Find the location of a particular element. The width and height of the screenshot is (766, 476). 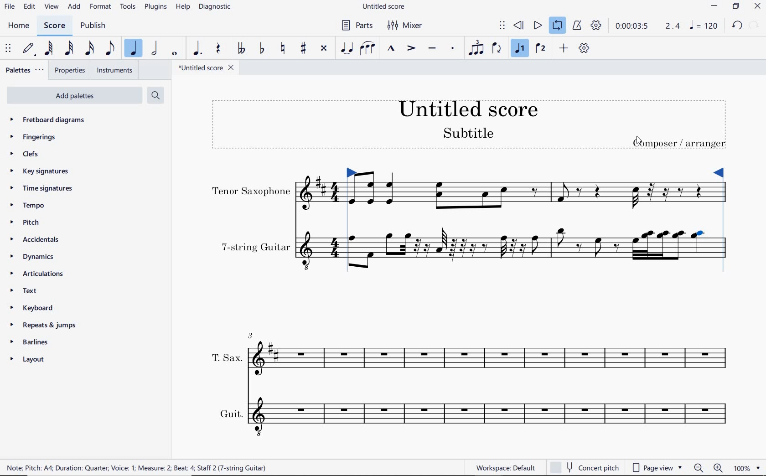

REPEATS & JUMPS is located at coordinates (44, 326).